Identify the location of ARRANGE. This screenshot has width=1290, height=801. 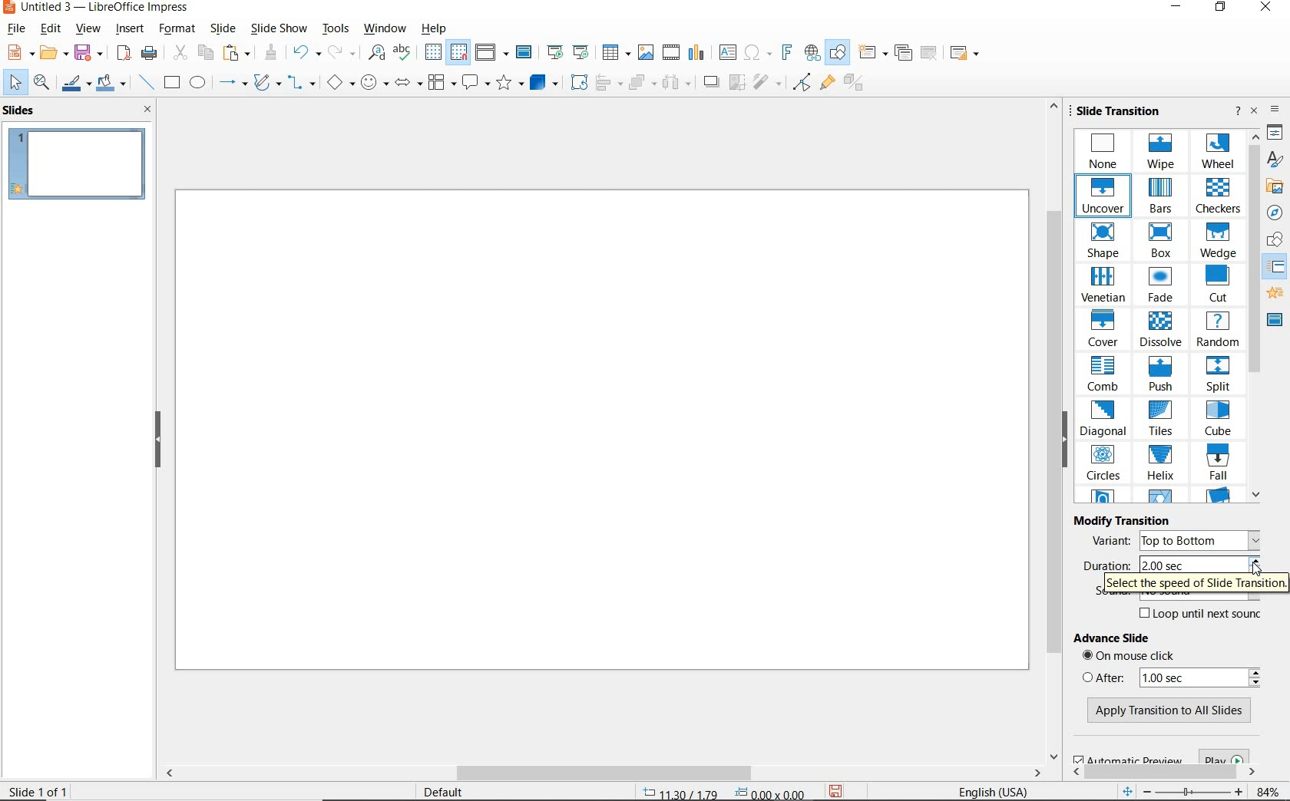
(640, 82).